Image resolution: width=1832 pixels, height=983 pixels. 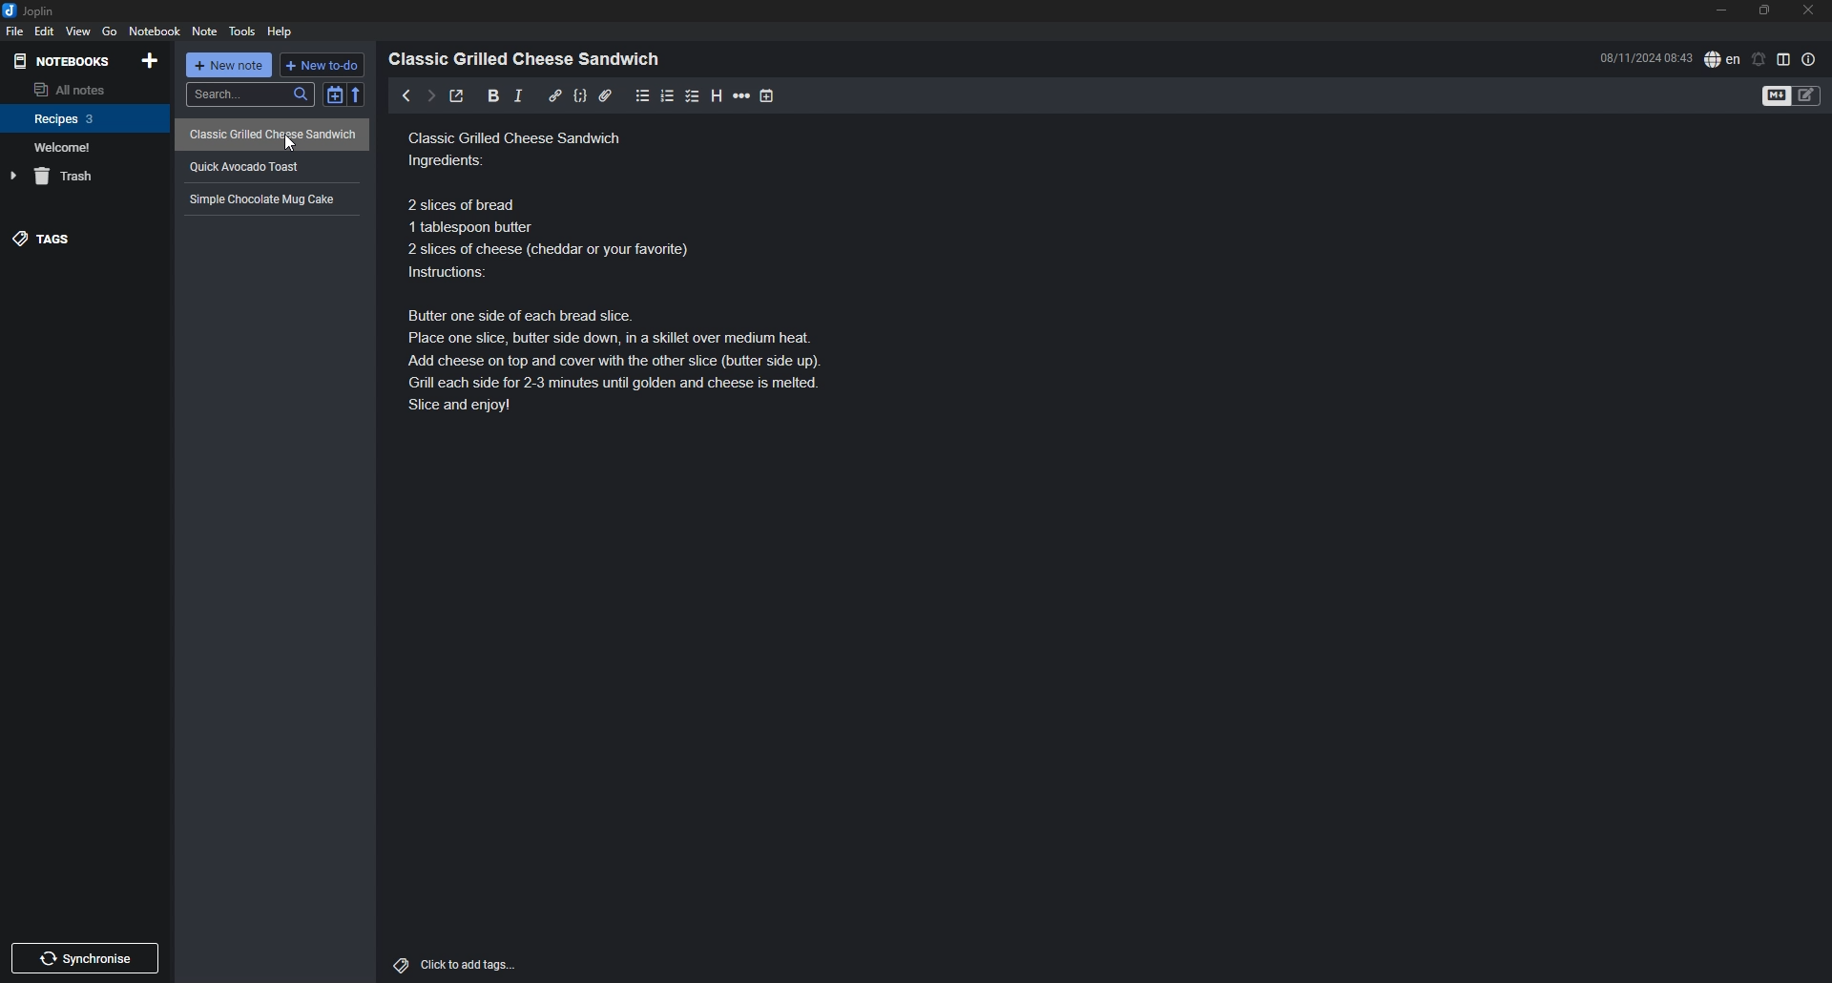 What do you see at coordinates (693, 95) in the screenshot?
I see `checkbox` at bounding box center [693, 95].